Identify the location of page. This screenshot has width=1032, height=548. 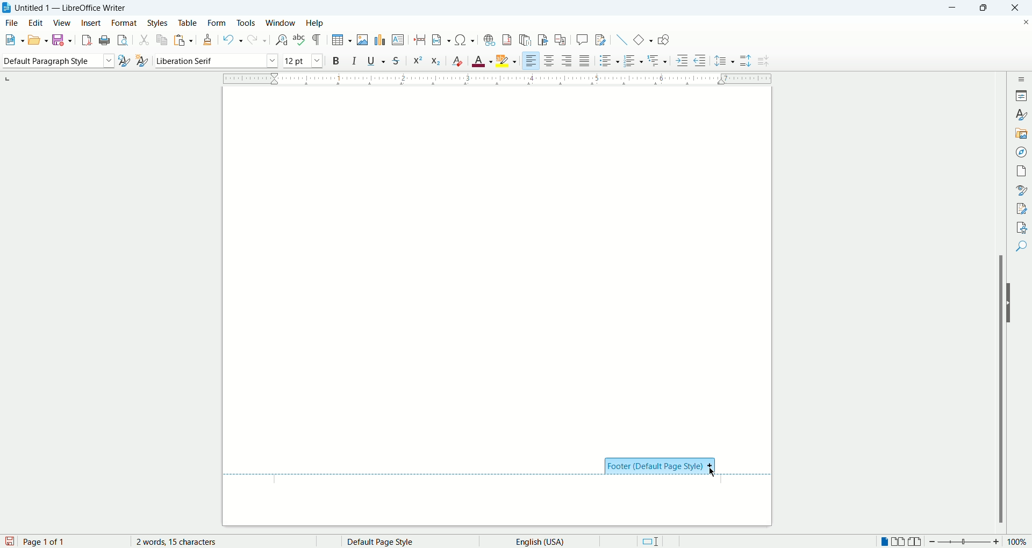
(1023, 169).